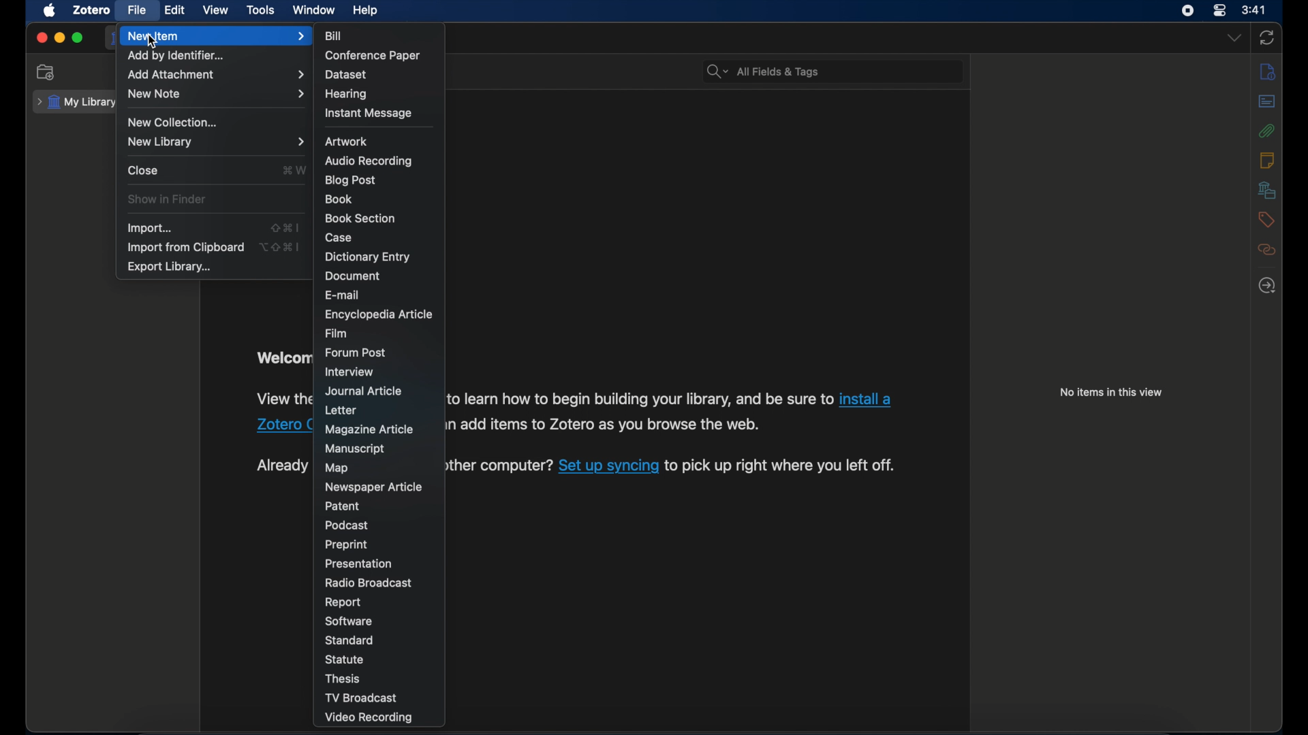 The width and height of the screenshot is (1308, 735). Describe the element at coordinates (77, 103) in the screenshot. I see `my library` at that location.